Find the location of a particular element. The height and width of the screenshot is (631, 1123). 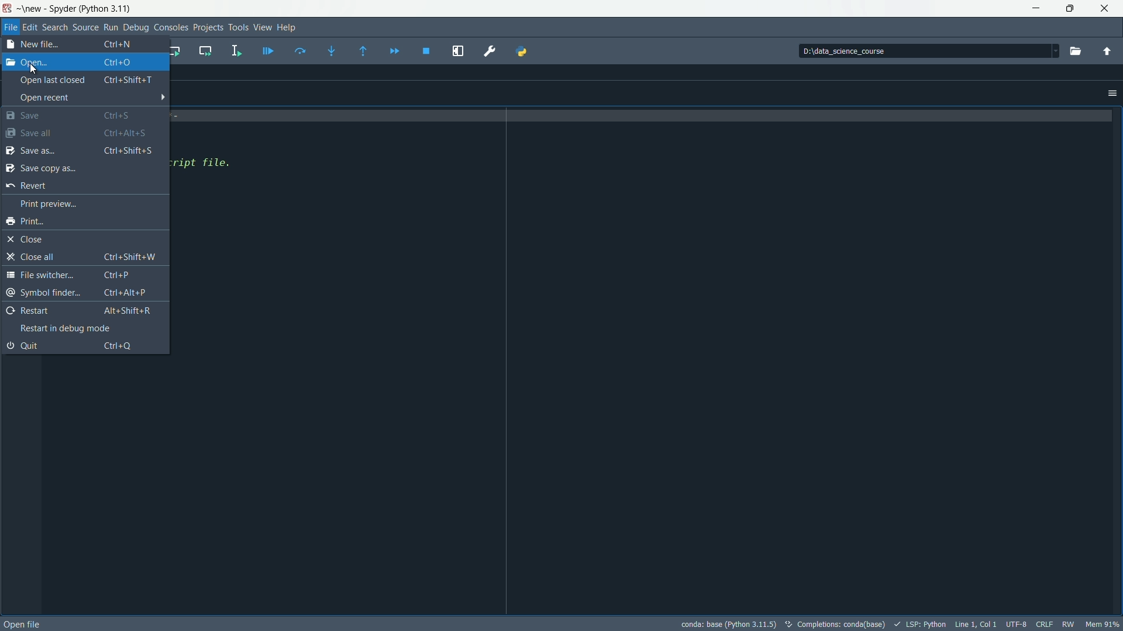

completion conda is located at coordinates (838, 623).